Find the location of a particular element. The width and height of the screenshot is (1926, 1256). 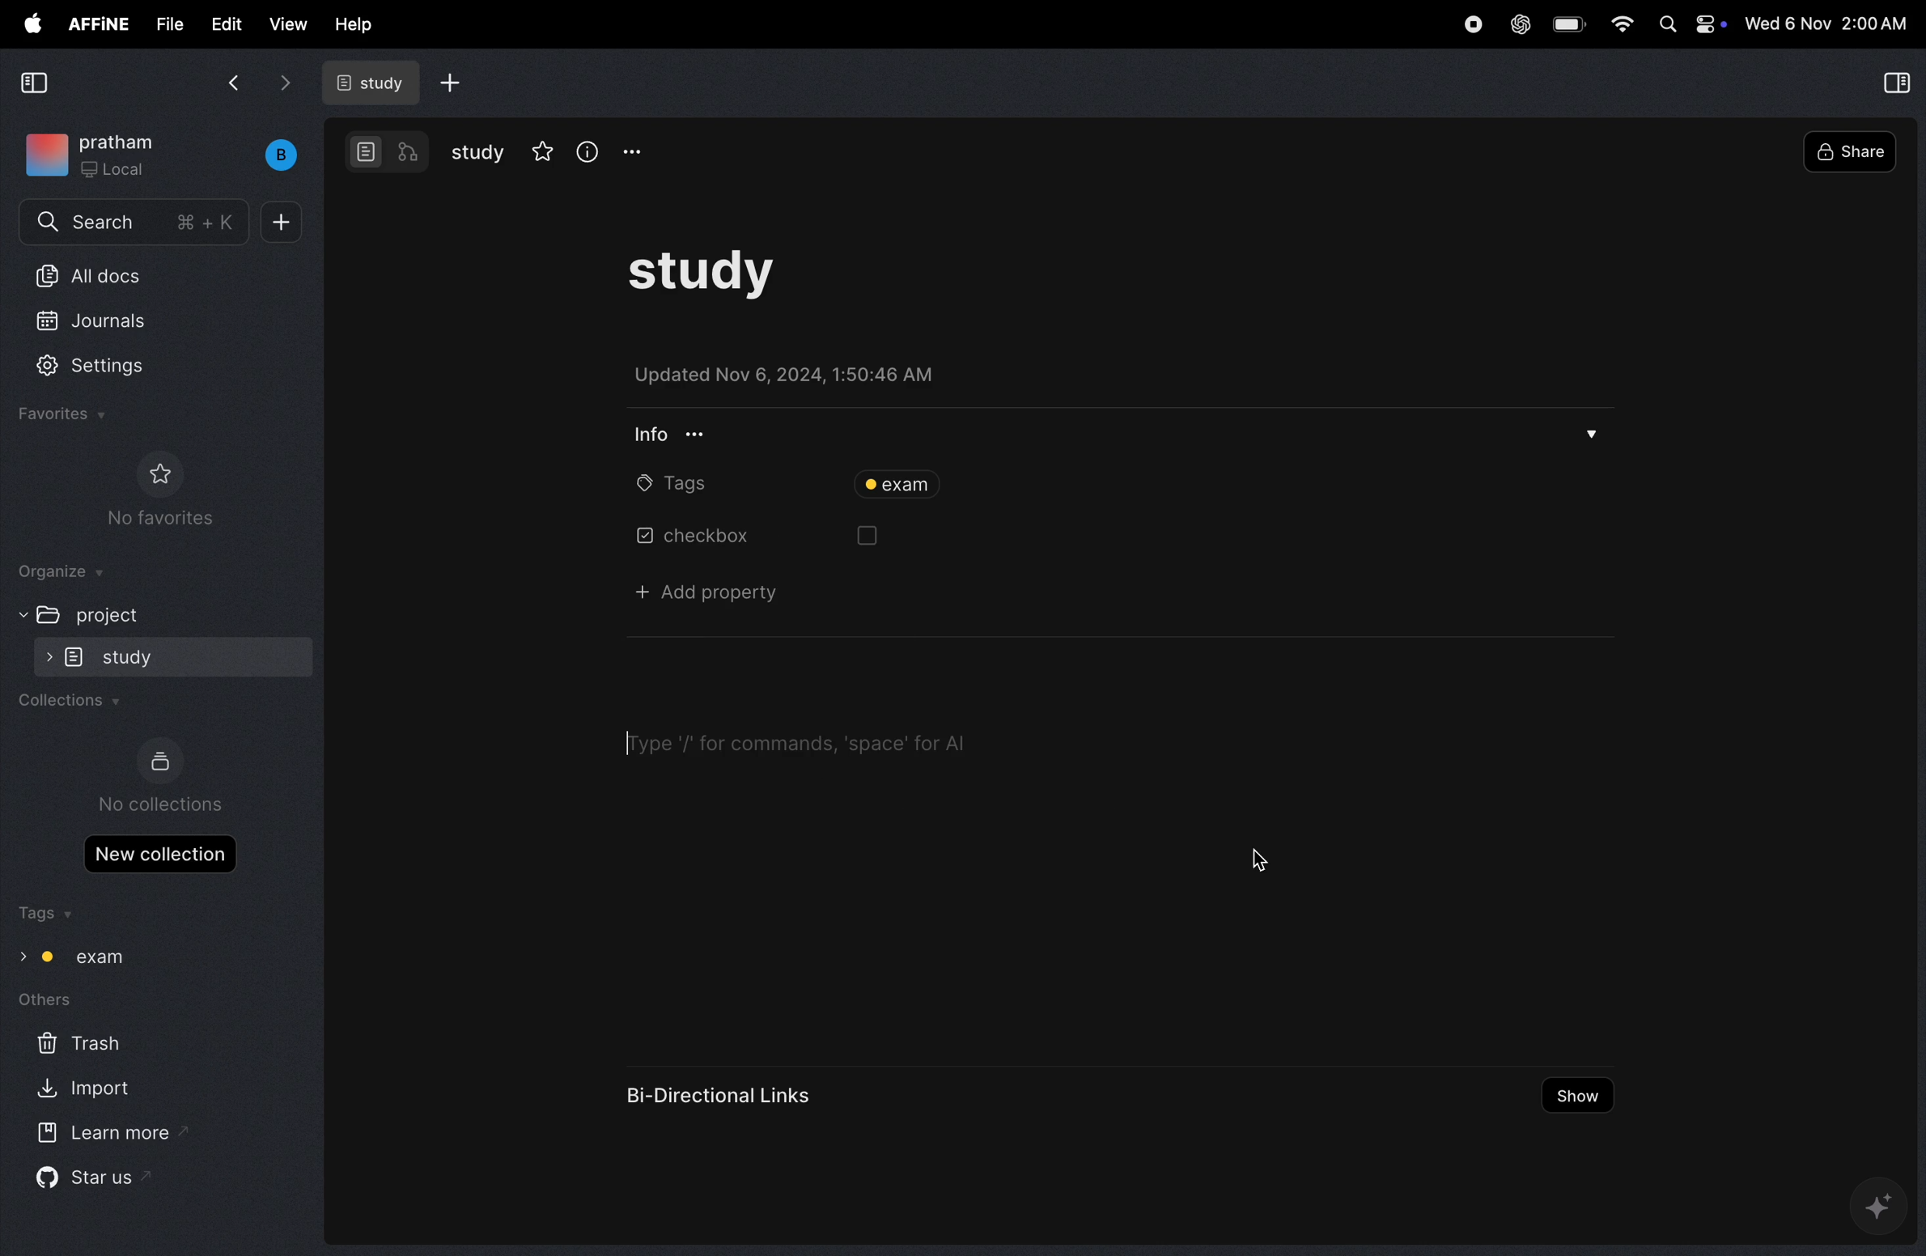

exam tags is located at coordinates (86, 960).